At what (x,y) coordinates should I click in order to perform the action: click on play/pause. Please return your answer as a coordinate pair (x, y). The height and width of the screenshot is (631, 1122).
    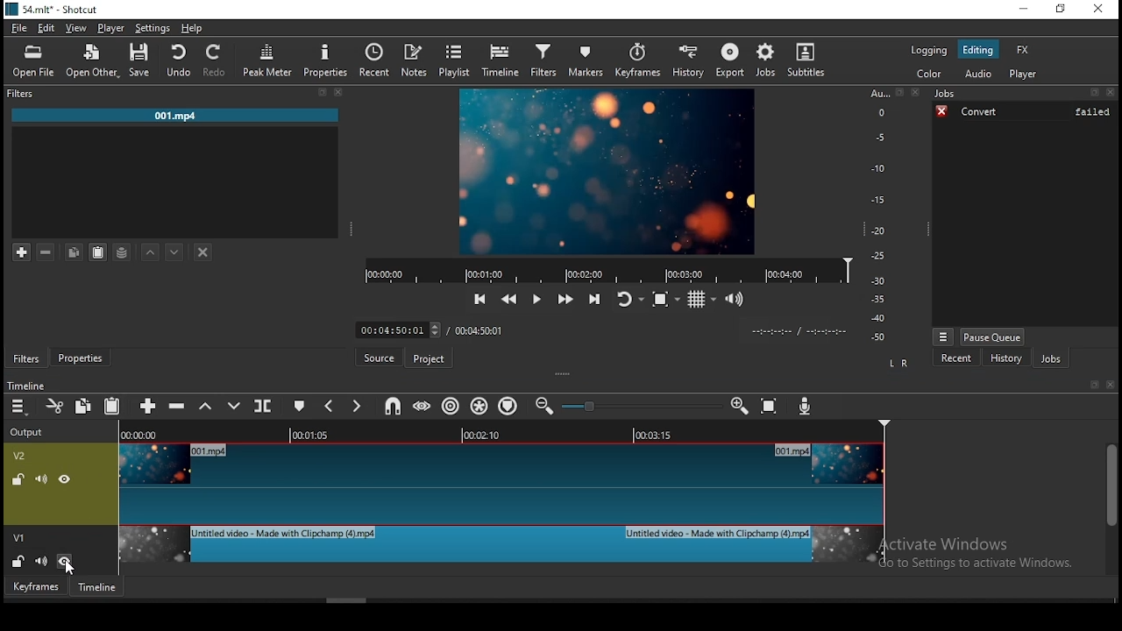
    Looking at the image, I should click on (537, 300).